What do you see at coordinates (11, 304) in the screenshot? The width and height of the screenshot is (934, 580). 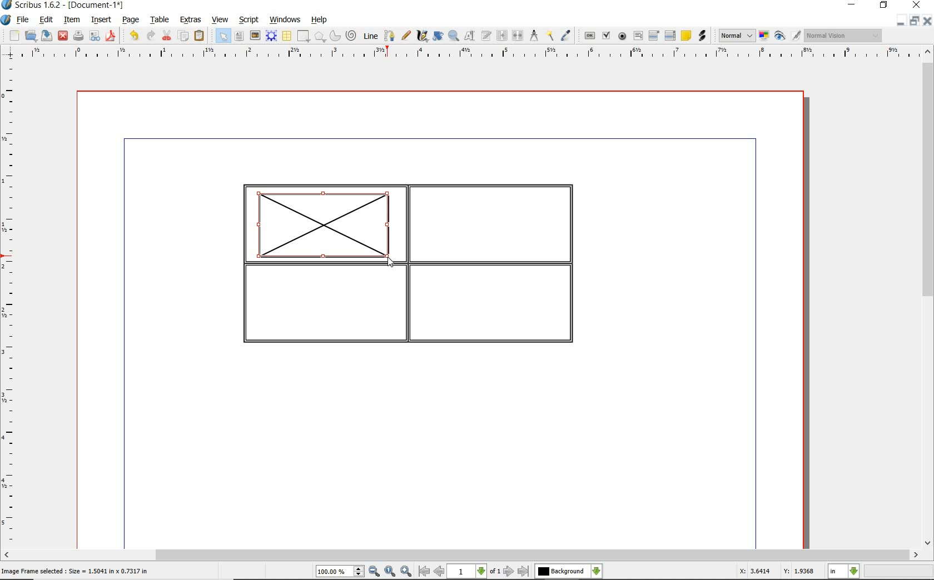 I see `ruler` at bounding box center [11, 304].